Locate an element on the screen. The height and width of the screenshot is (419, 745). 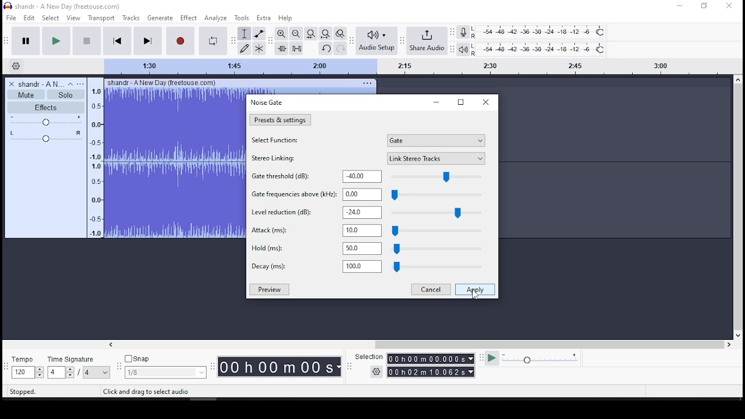
scroll bar is located at coordinates (419, 343).